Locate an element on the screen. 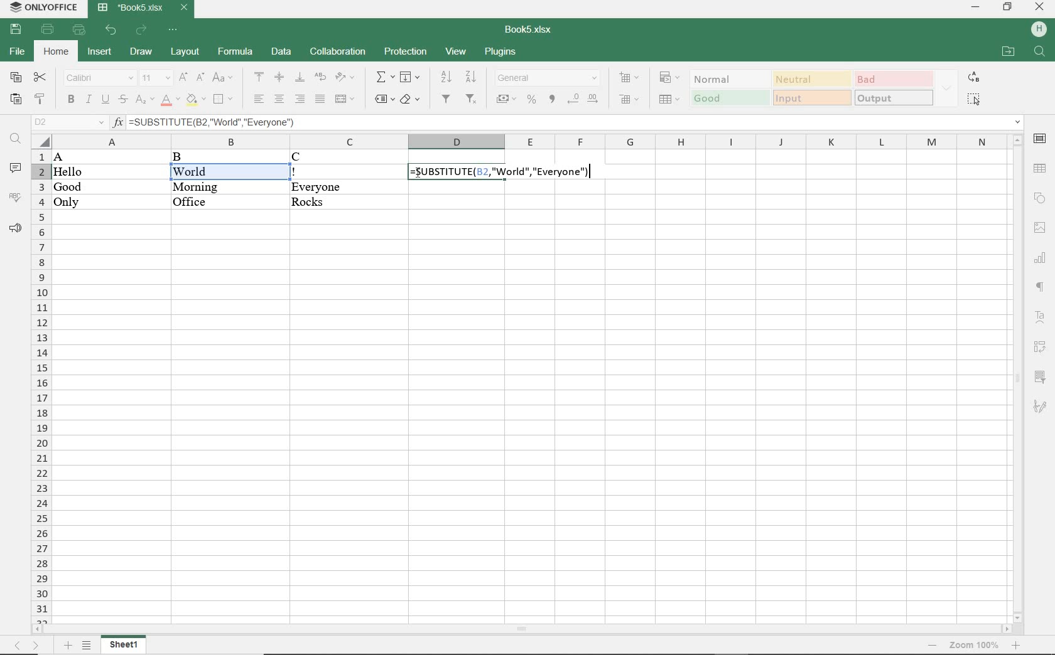 This screenshot has height=655, width=1055. open file location is located at coordinates (1007, 53).